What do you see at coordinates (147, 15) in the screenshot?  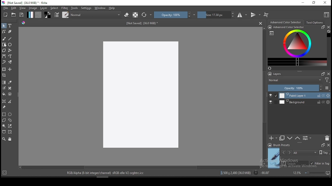 I see `reload original preset` at bounding box center [147, 15].